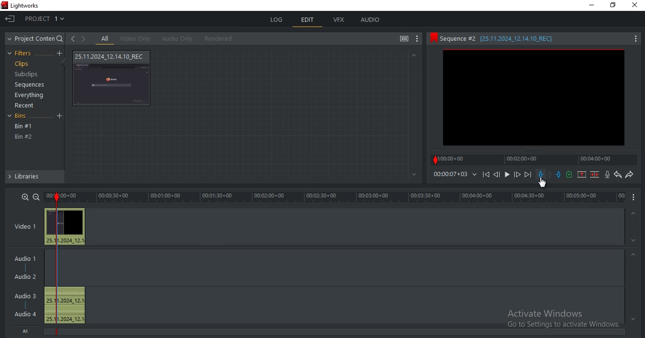 The height and width of the screenshot is (338, 645). What do you see at coordinates (595, 175) in the screenshot?
I see `delete marked section` at bounding box center [595, 175].